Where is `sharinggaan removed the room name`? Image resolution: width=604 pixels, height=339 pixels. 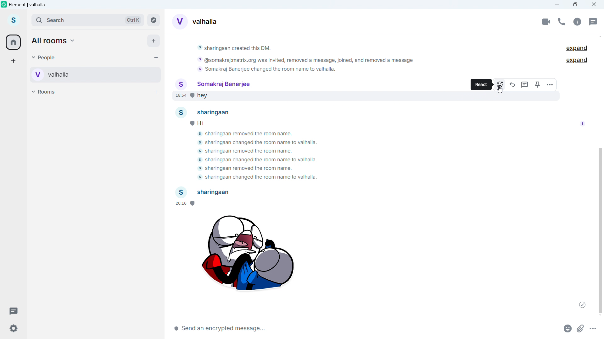
sharinggaan removed the room name is located at coordinates (254, 134).